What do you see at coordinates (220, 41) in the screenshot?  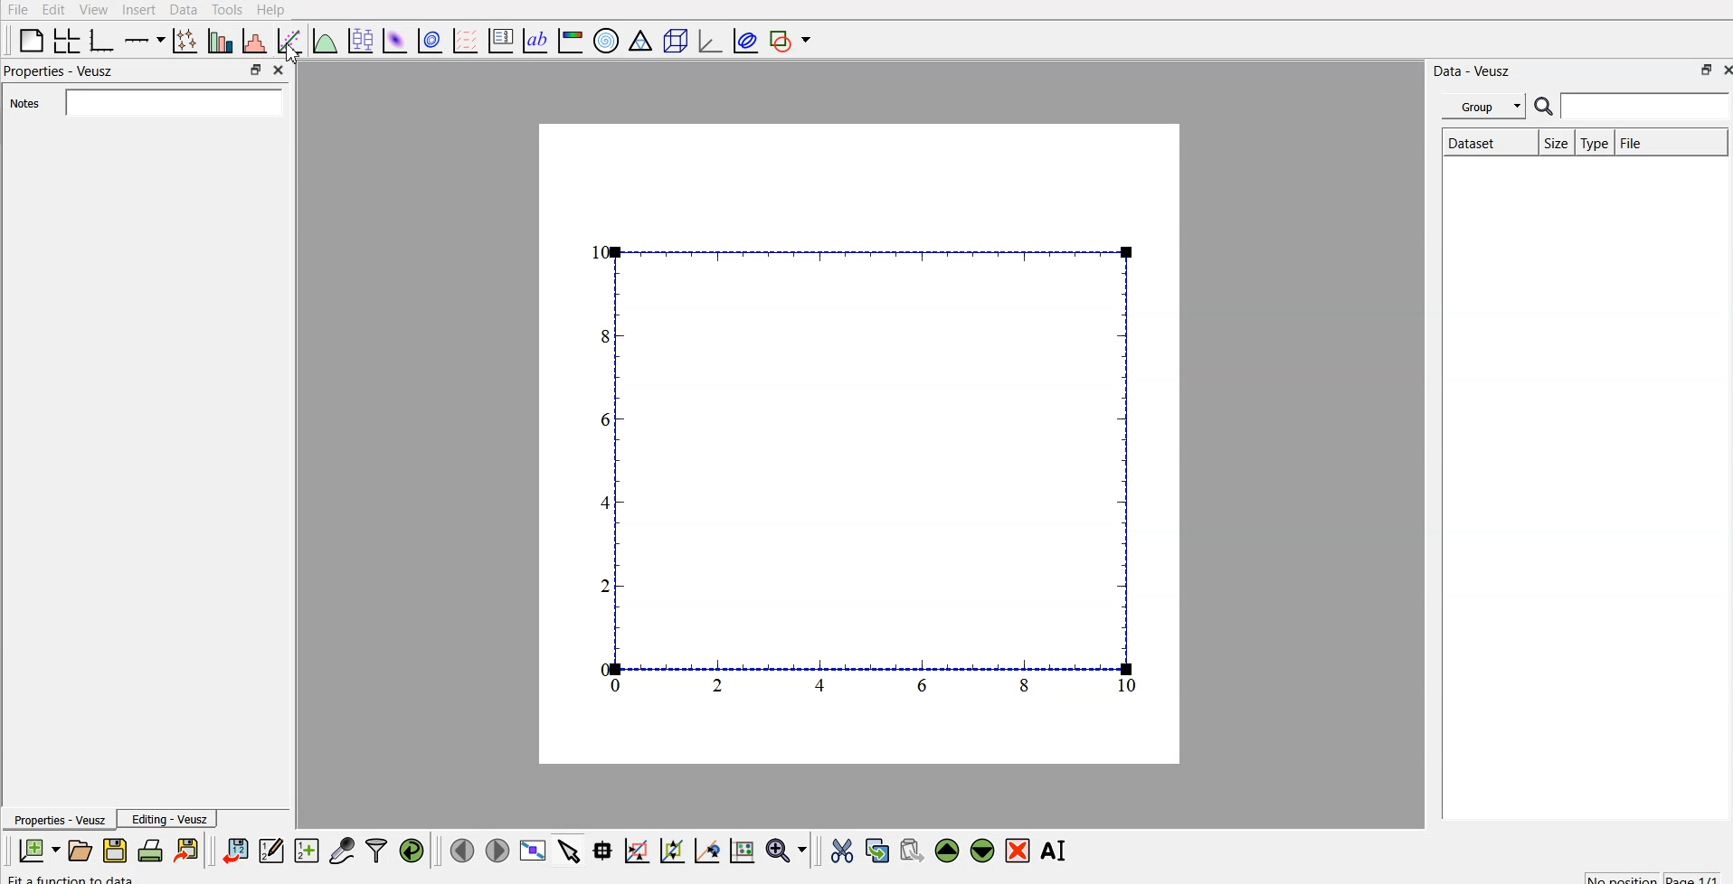 I see `plot bar charts` at bounding box center [220, 41].